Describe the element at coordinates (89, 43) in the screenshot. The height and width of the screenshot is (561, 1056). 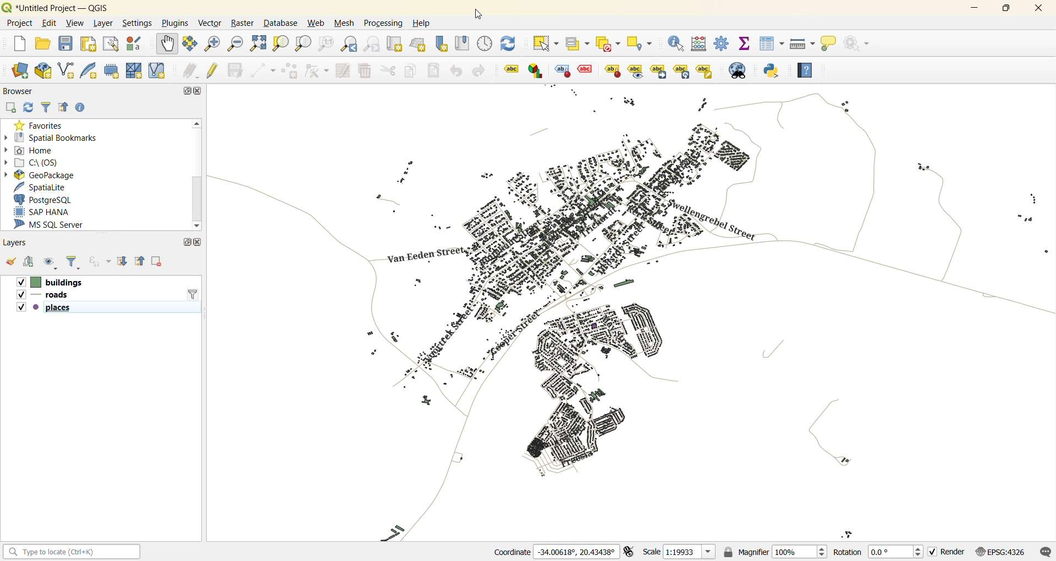
I see `print layout` at that location.